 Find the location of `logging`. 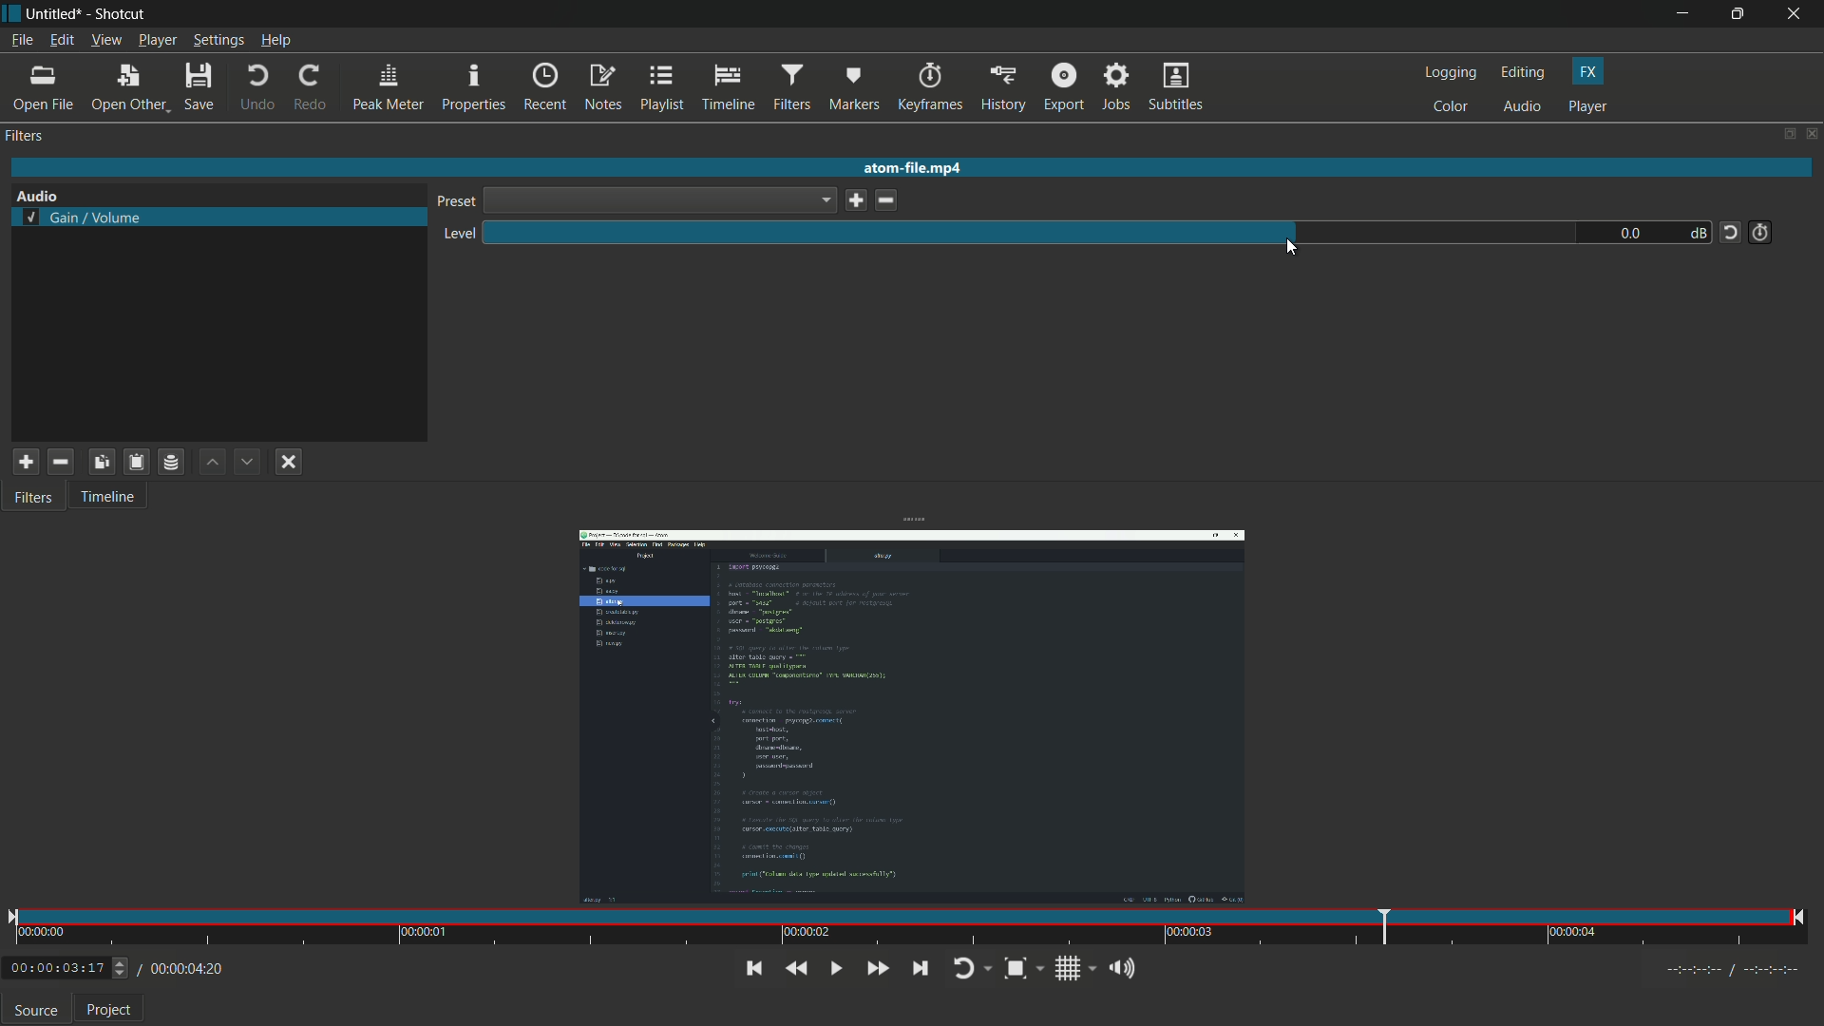

logging is located at coordinates (1450, 72).